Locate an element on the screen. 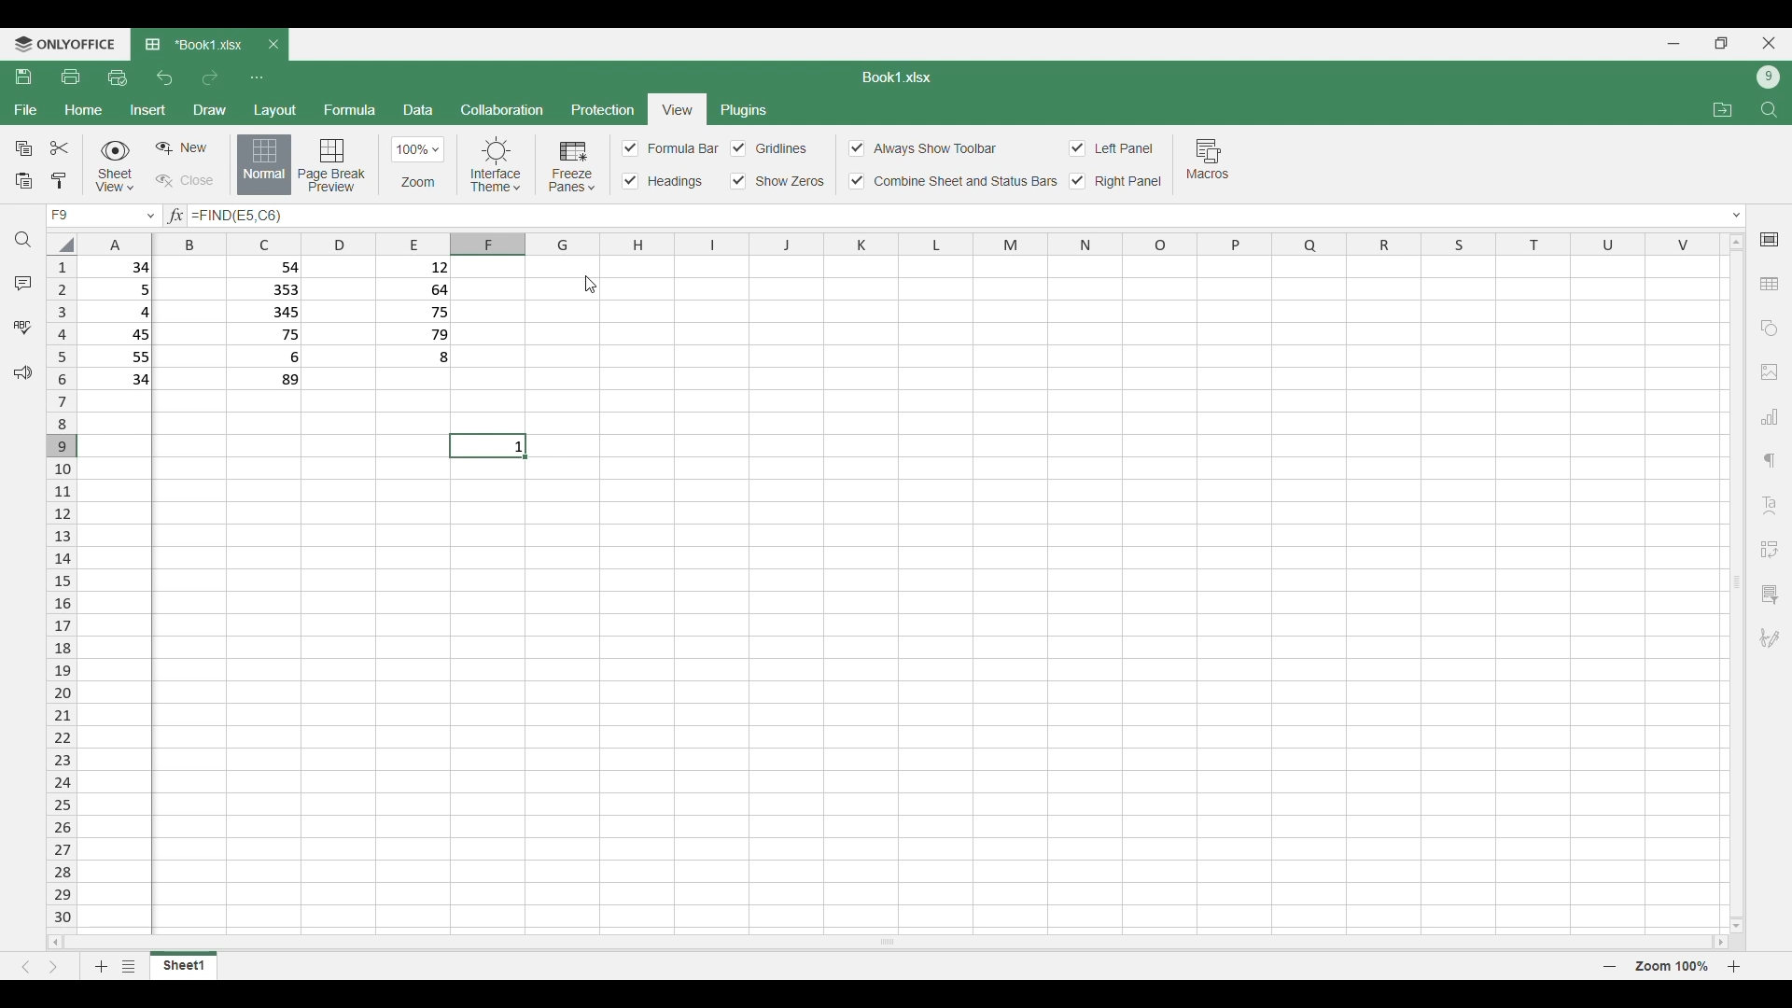 This screenshot has height=1008, width=1792. move right is located at coordinates (1715, 942).